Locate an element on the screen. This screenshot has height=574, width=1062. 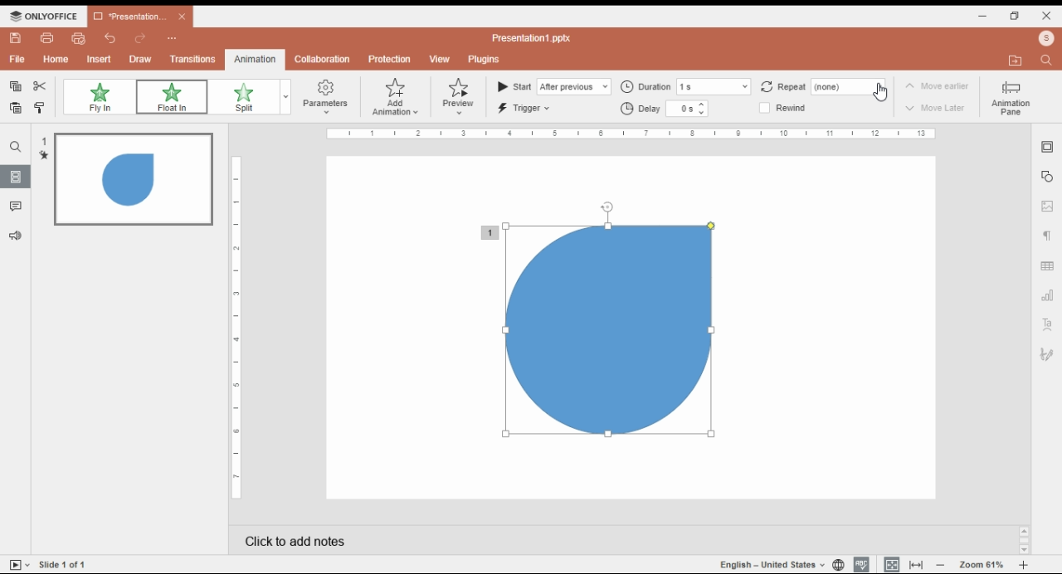
print file is located at coordinates (48, 38).